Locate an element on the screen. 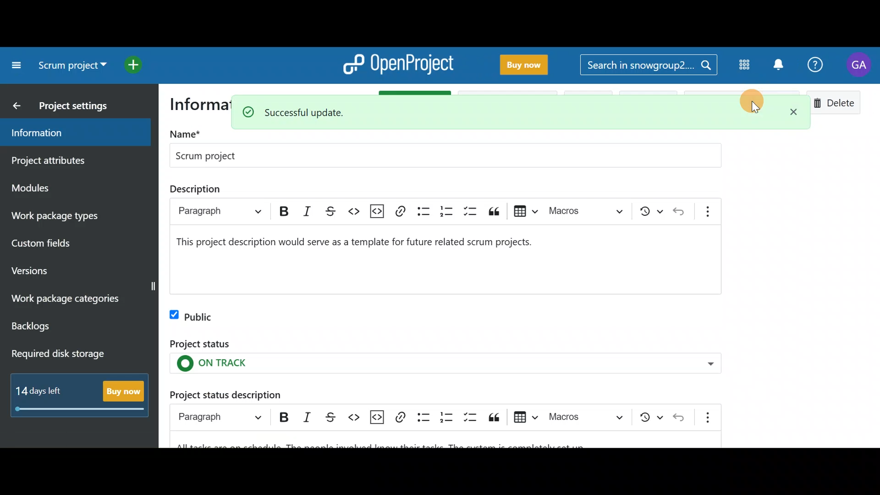 This screenshot has height=495, width=880. Bulleted list is located at coordinates (423, 417).